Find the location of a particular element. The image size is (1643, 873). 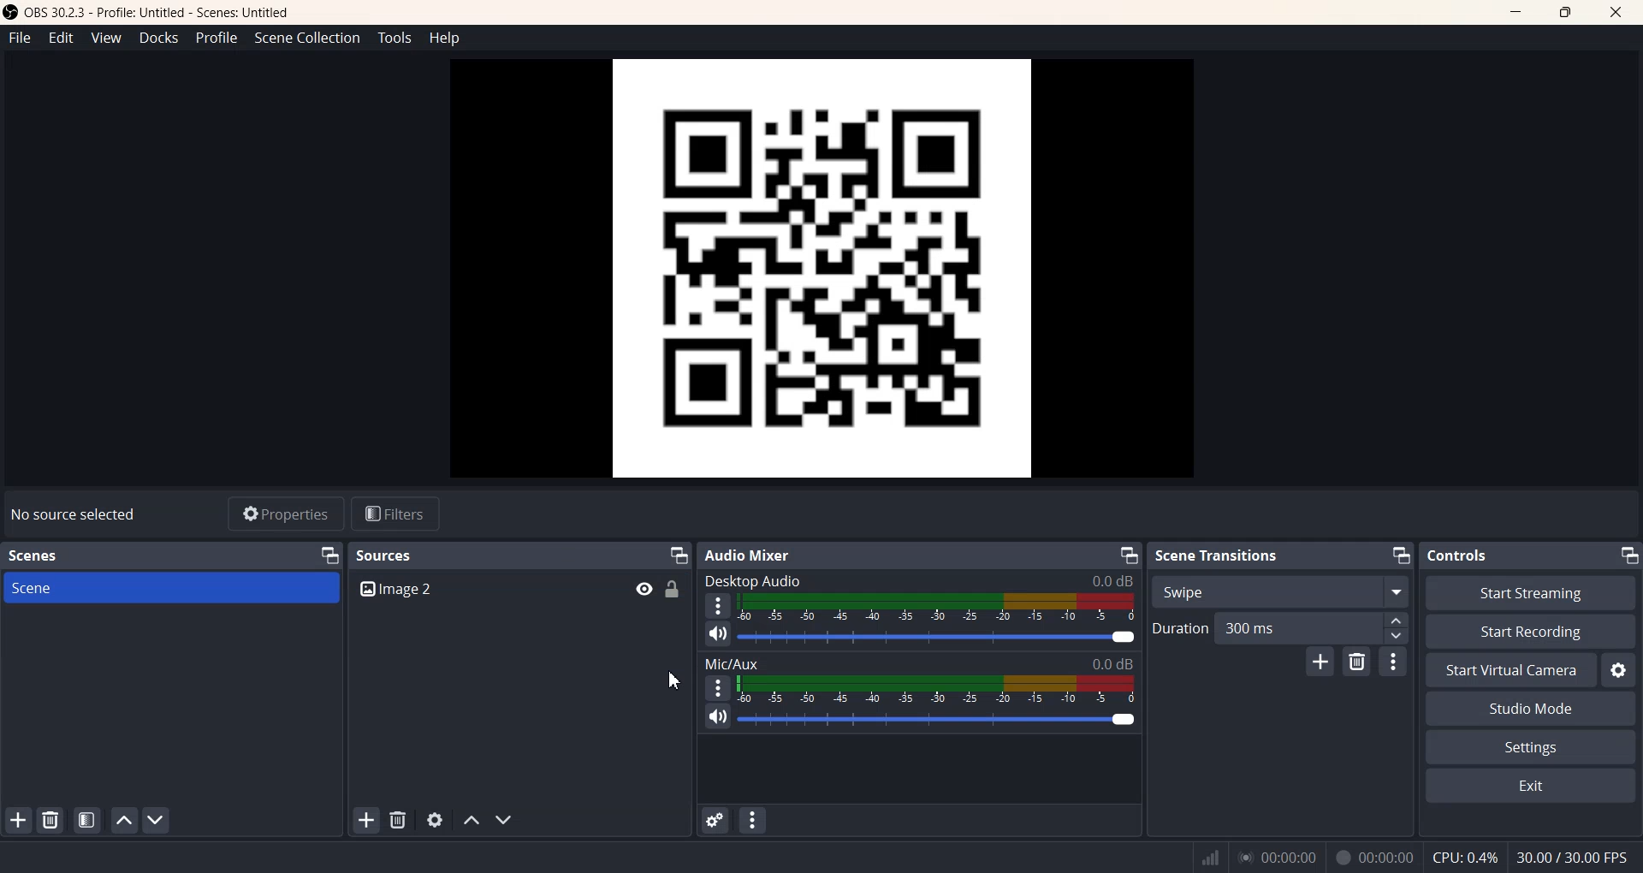

Minimize is located at coordinates (679, 554).